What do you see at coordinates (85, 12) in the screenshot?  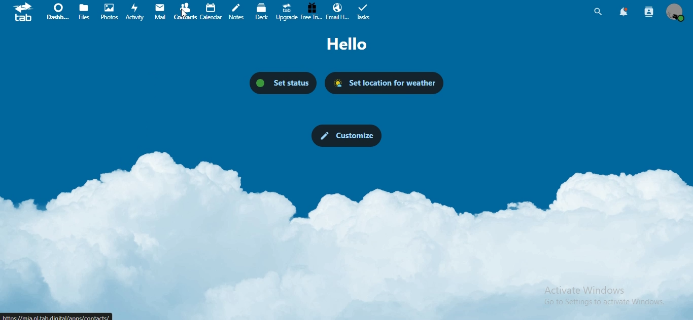 I see `files` at bounding box center [85, 12].